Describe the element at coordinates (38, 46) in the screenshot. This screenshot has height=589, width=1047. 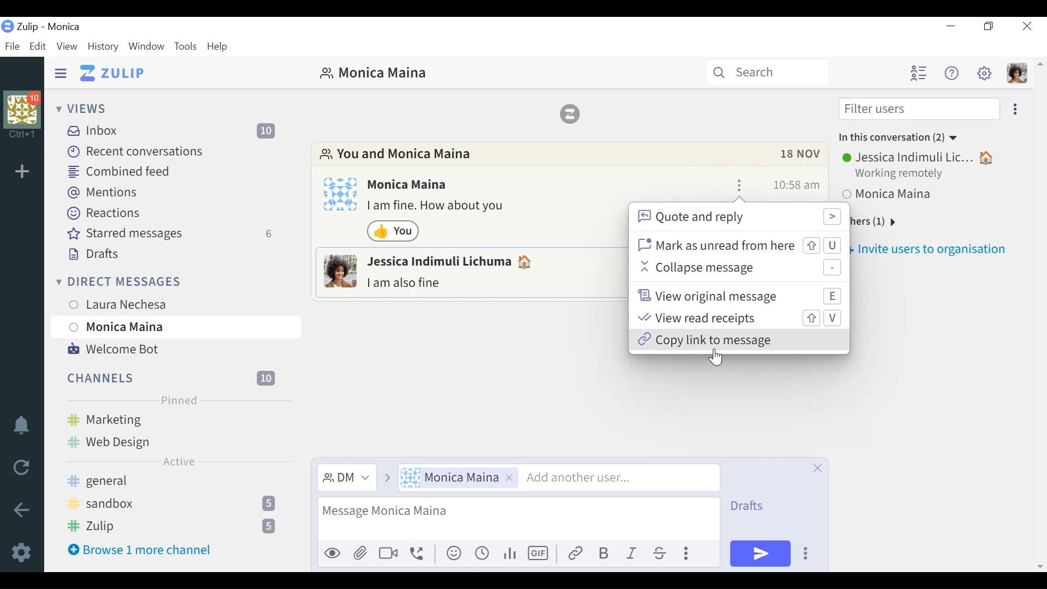
I see `Edit` at that location.